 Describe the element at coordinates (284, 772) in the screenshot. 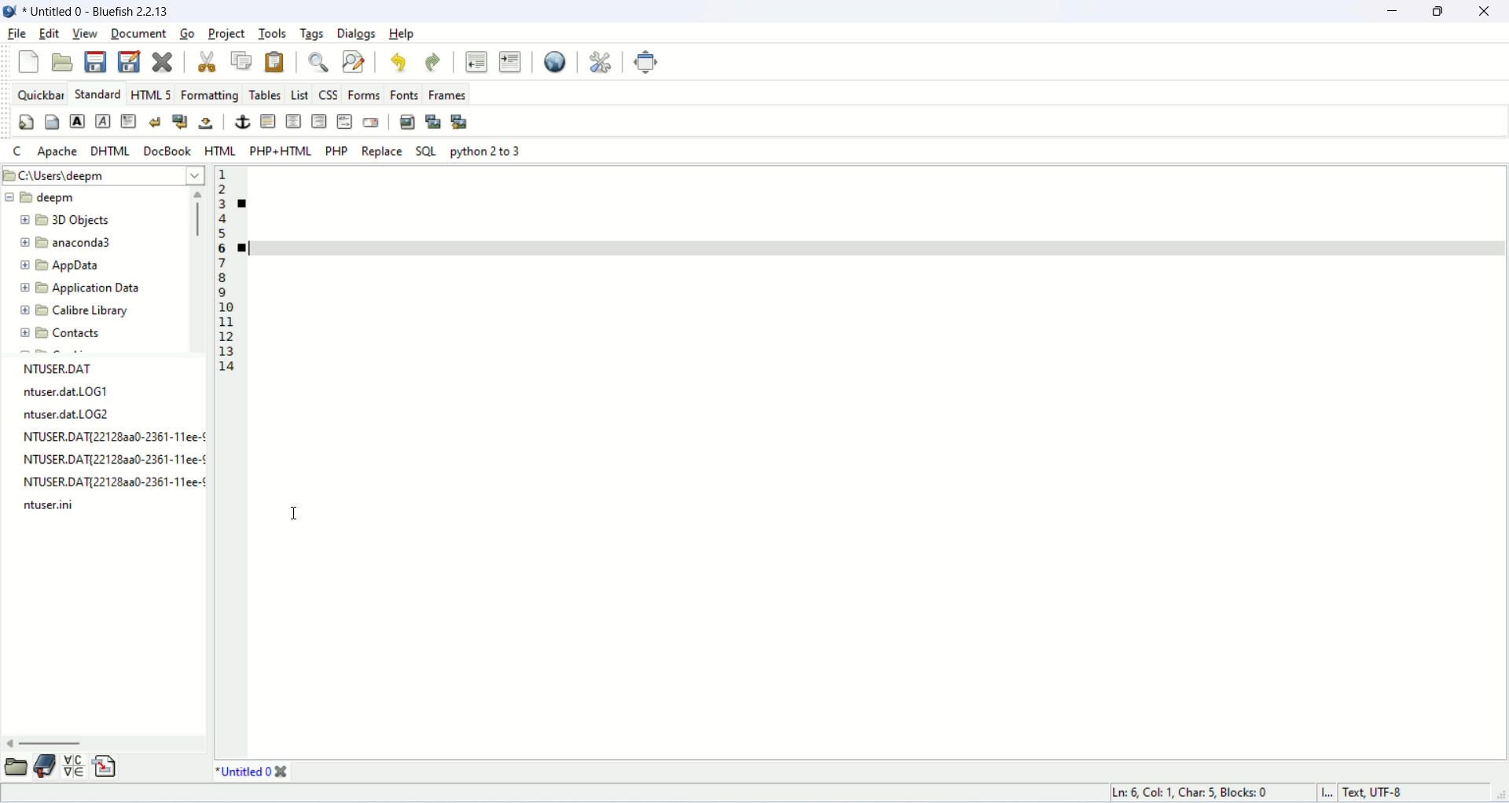

I see `close` at that location.